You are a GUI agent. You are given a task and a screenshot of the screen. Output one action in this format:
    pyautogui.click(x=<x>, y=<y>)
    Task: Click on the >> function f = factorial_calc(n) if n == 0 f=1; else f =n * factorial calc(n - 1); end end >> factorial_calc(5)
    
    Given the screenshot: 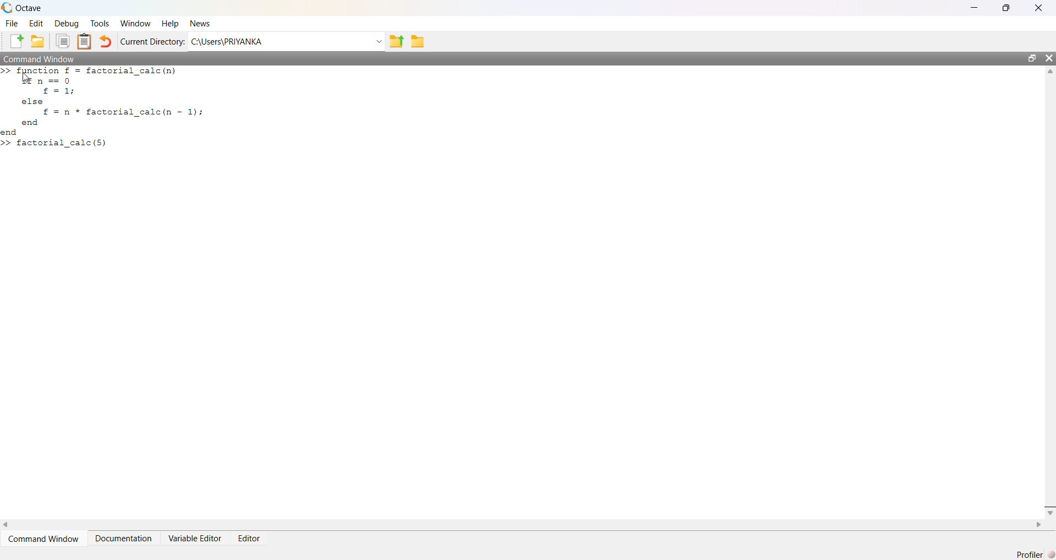 What is the action you would take?
    pyautogui.click(x=103, y=107)
    